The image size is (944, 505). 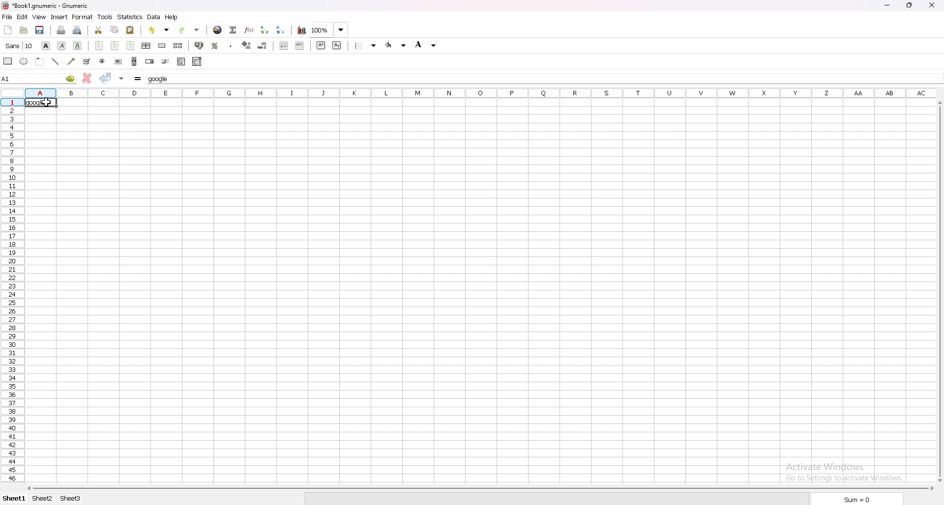 I want to click on accounting, so click(x=200, y=45).